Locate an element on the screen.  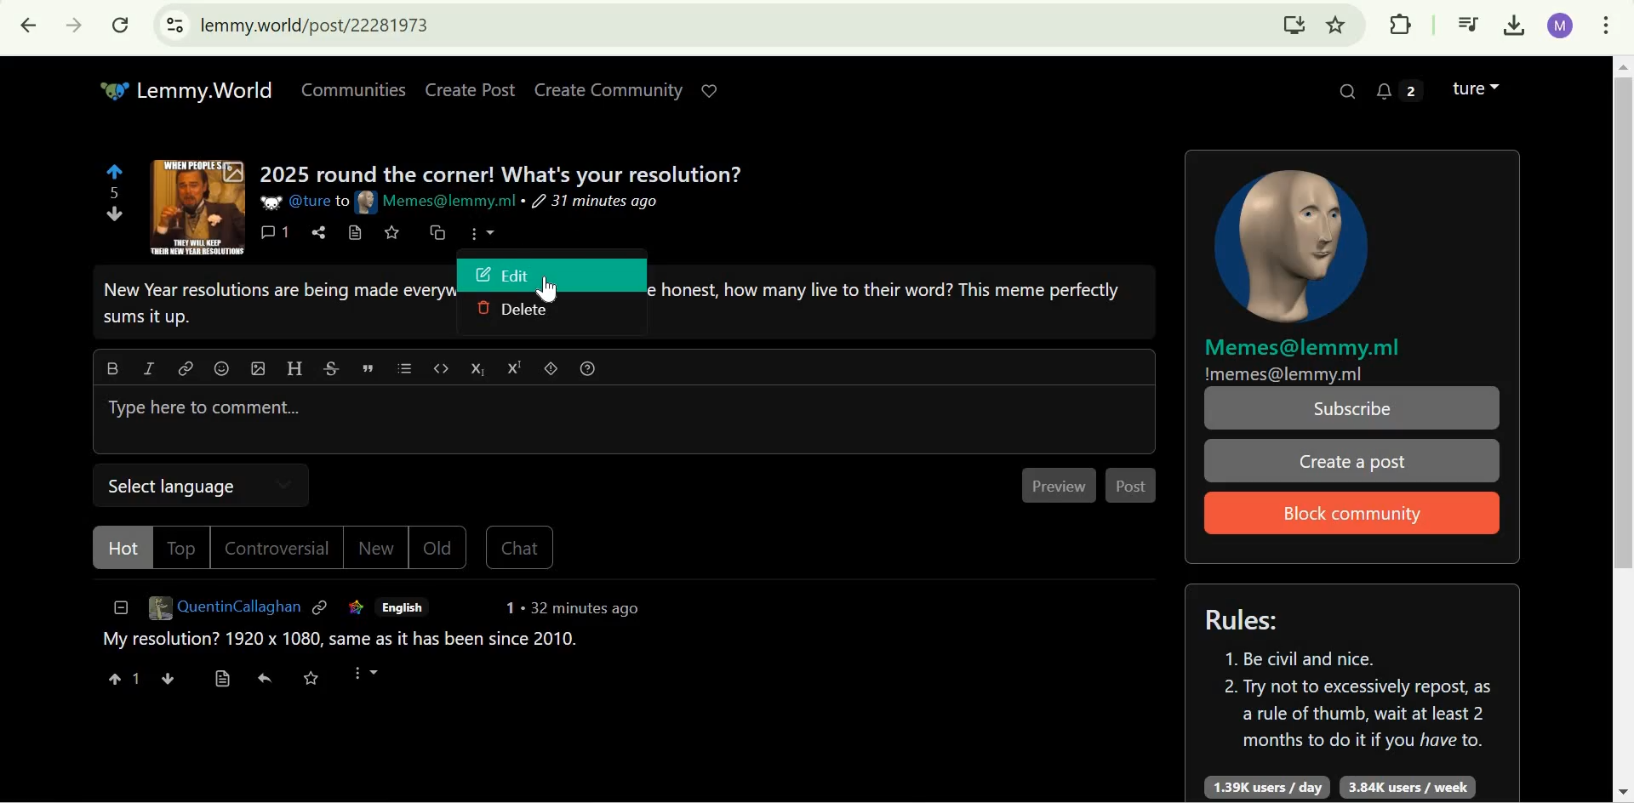
Communities is located at coordinates (353, 90).